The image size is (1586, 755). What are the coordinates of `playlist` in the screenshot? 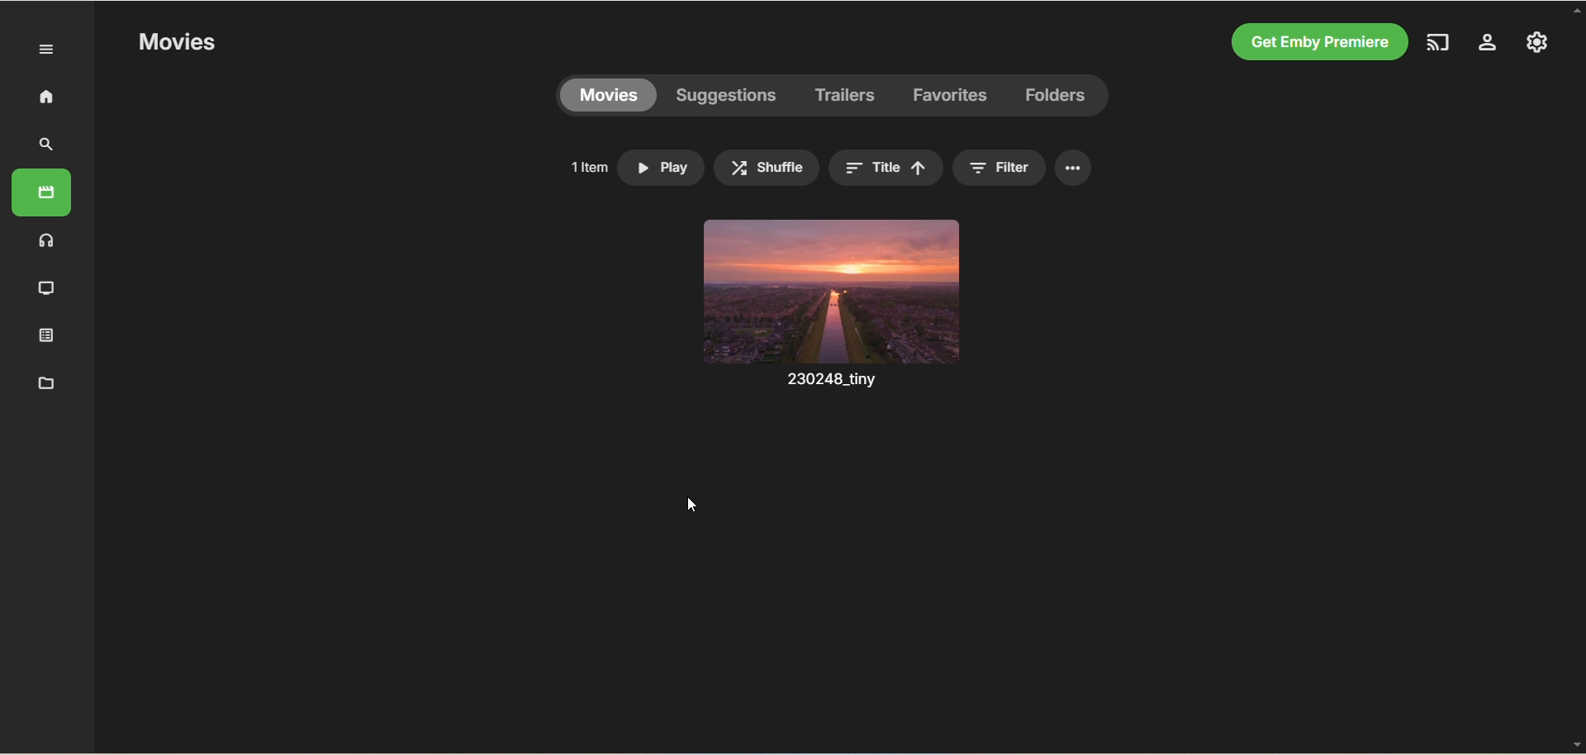 It's located at (43, 336).